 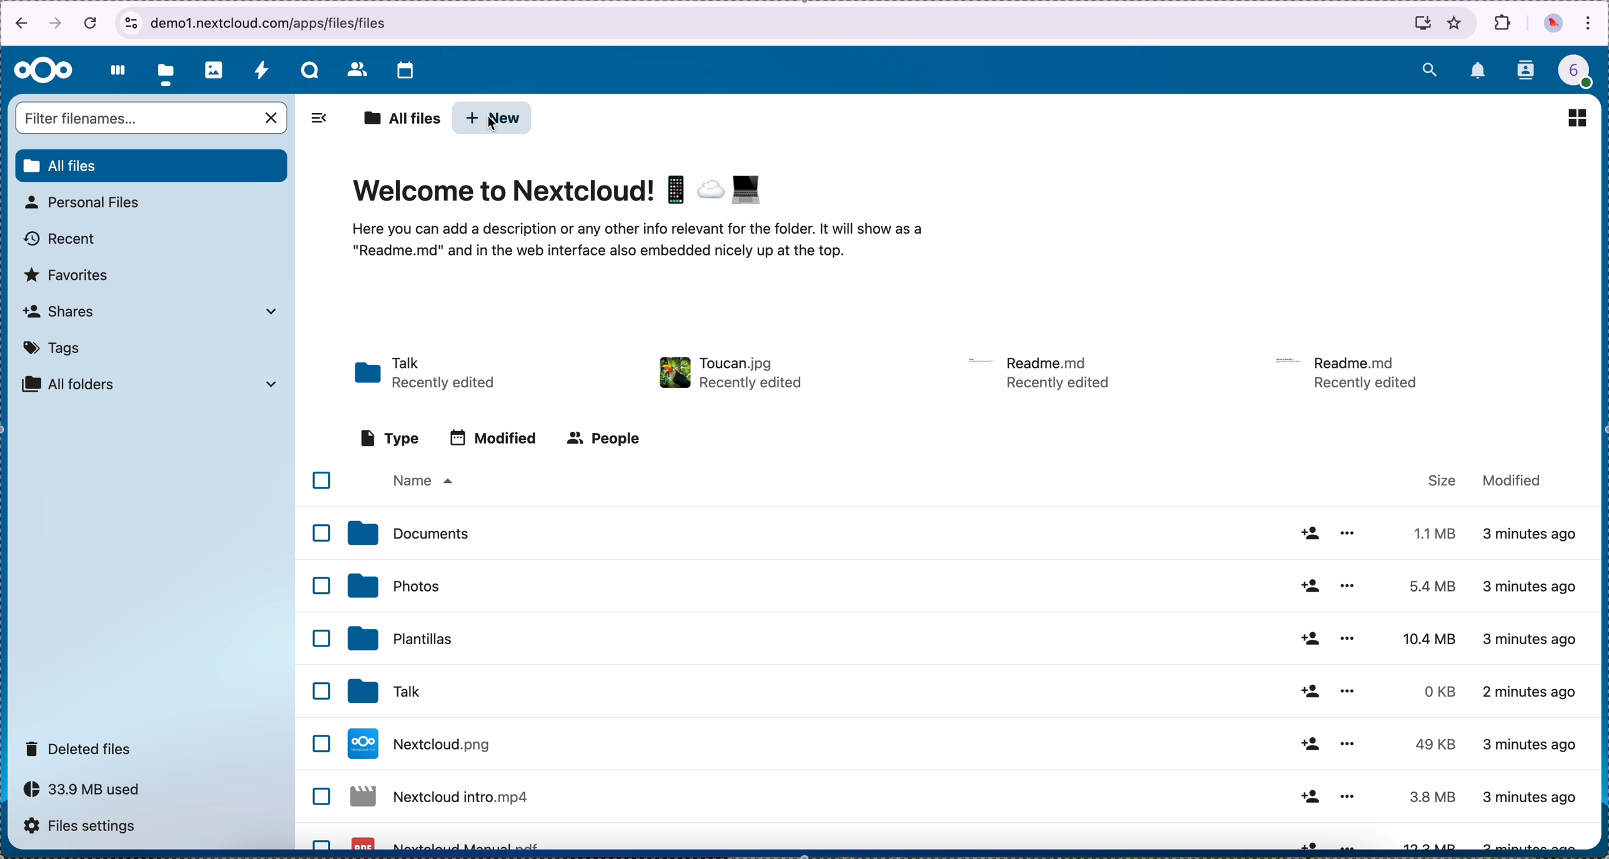 I want to click on documents, so click(x=407, y=534).